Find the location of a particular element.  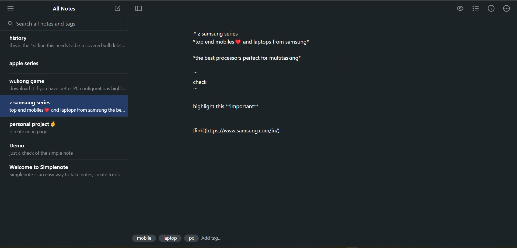

note title and preview is located at coordinates (53, 65).